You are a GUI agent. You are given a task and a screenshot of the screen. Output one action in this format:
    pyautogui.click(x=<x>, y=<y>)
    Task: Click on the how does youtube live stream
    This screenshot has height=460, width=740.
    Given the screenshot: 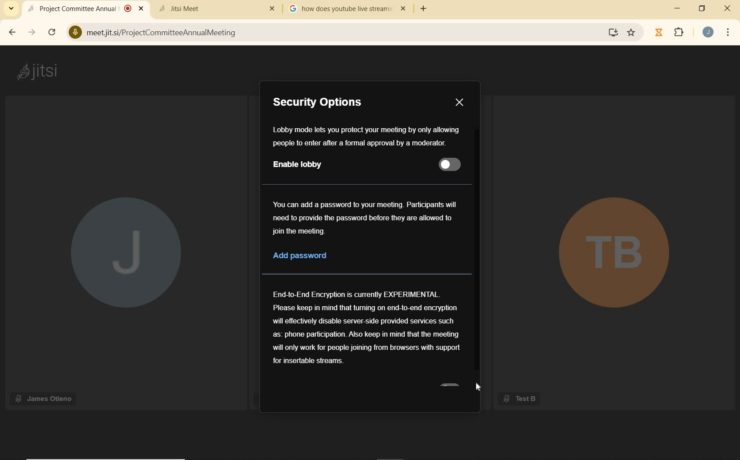 What is the action you would take?
    pyautogui.click(x=349, y=9)
    